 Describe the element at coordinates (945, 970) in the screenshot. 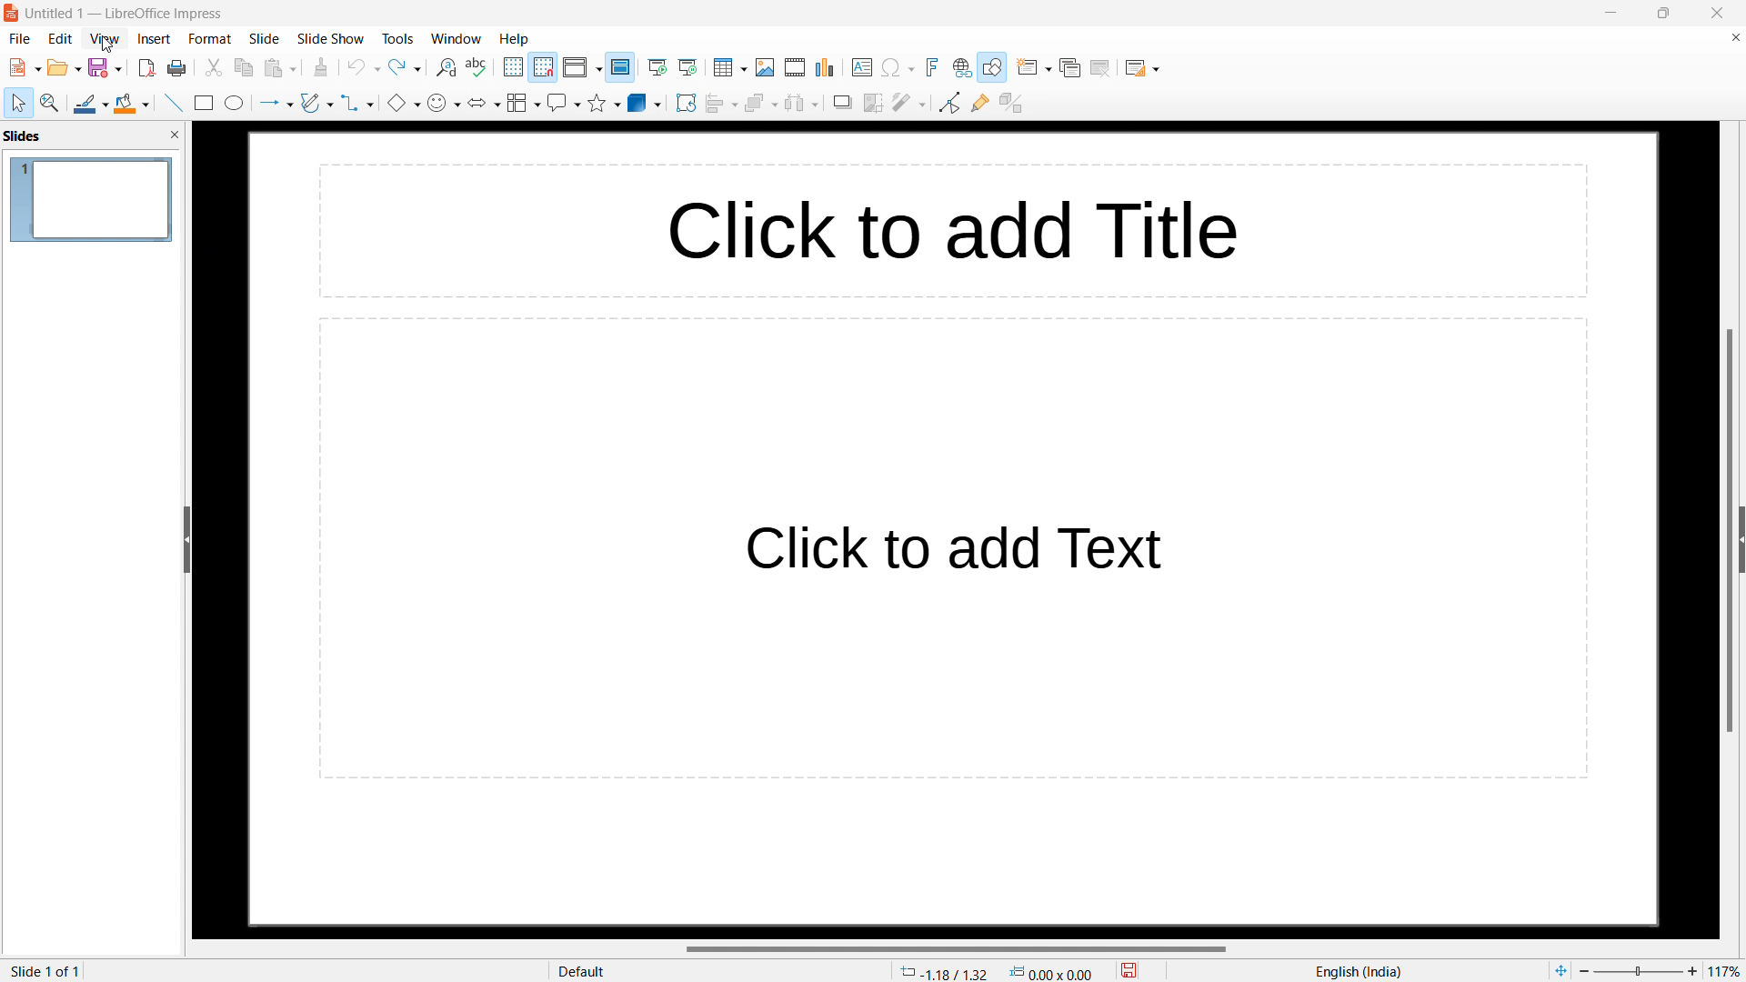

I see `cursor coordinates` at that location.